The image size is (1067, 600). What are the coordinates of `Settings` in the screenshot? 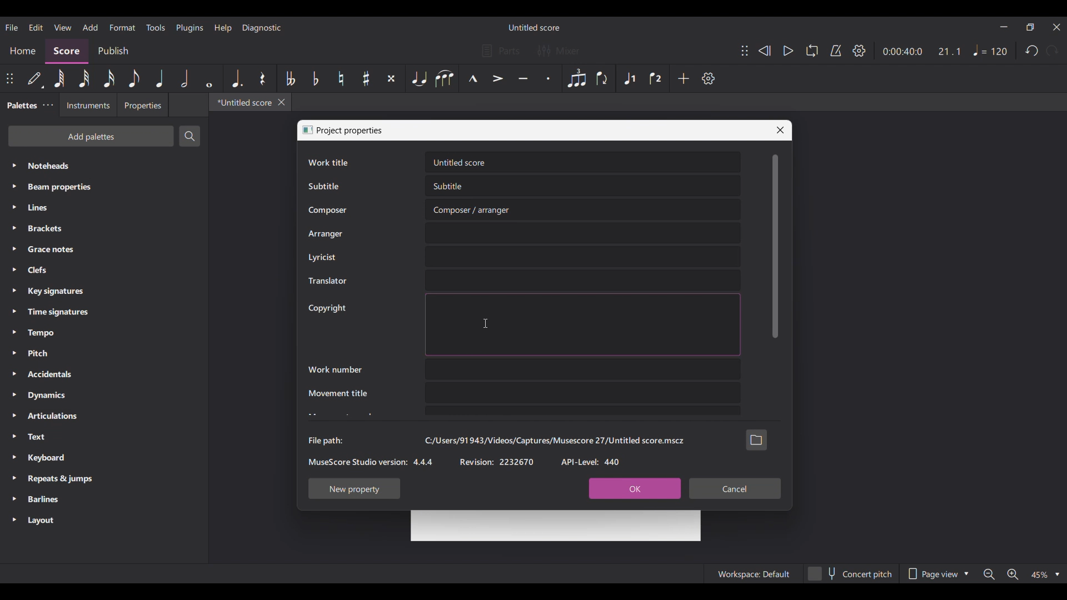 It's located at (859, 51).